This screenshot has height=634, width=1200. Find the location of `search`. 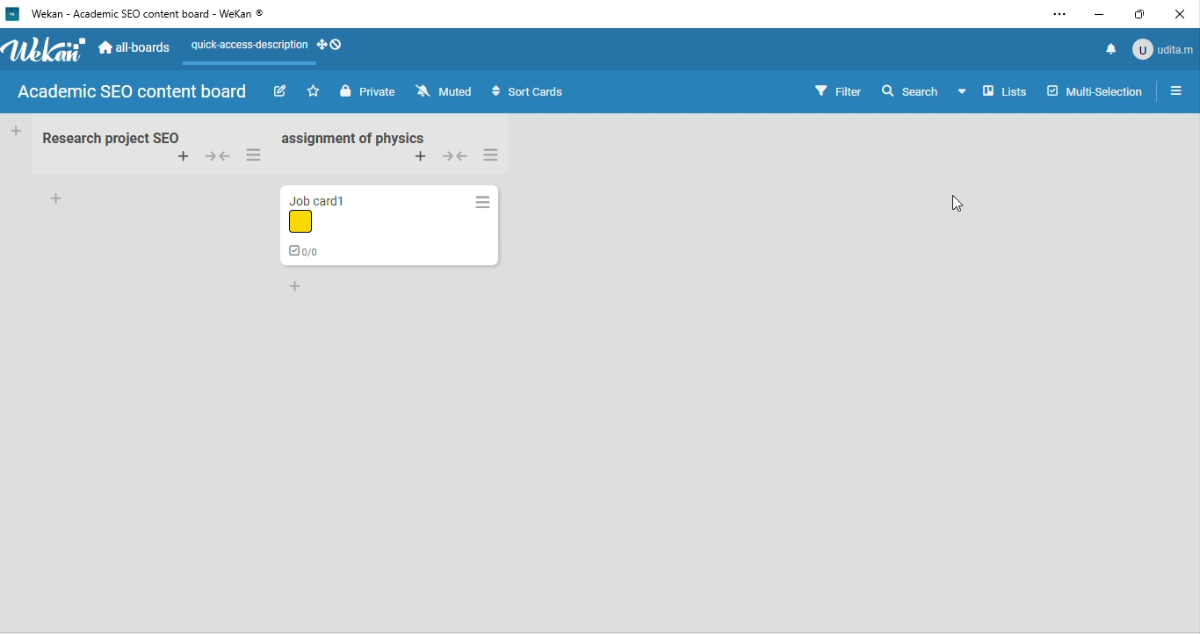

search is located at coordinates (907, 90).